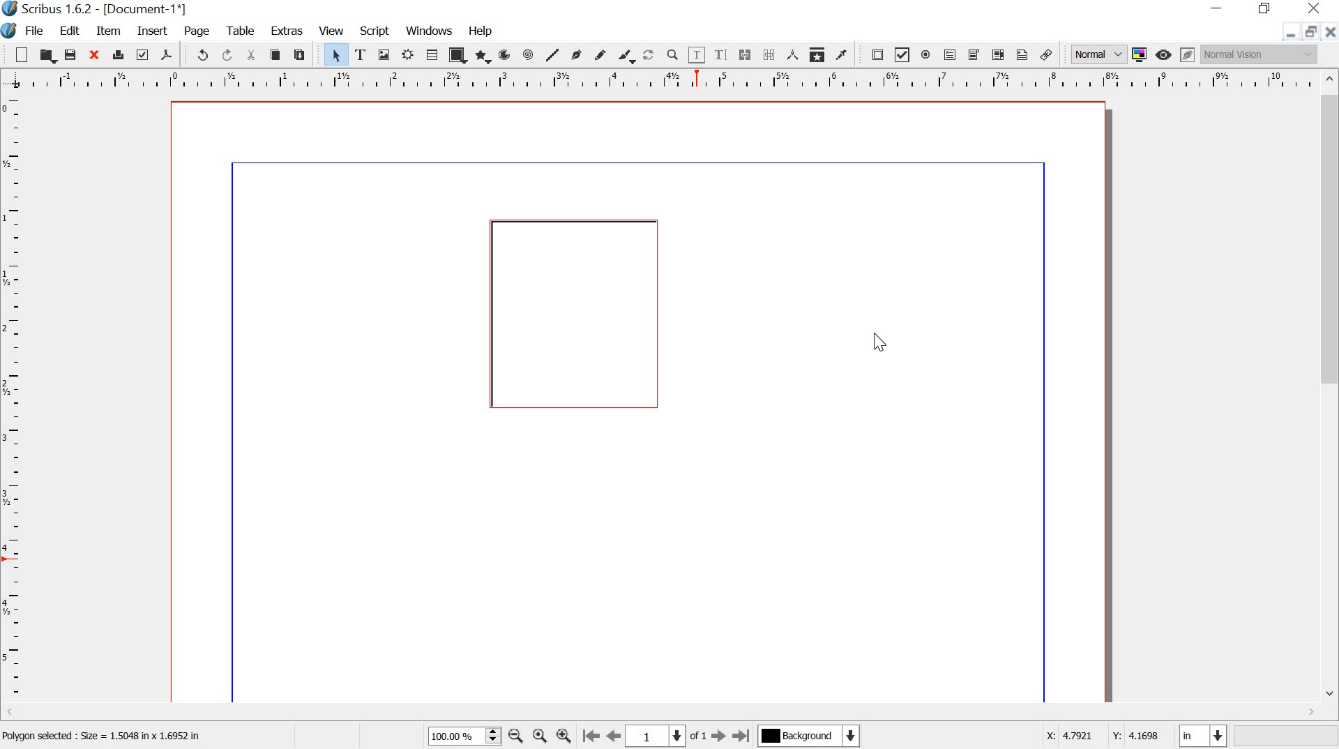 The width and height of the screenshot is (1339, 749). What do you see at coordinates (16, 55) in the screenshot?
I see `new` at bounding box center [16, 55].